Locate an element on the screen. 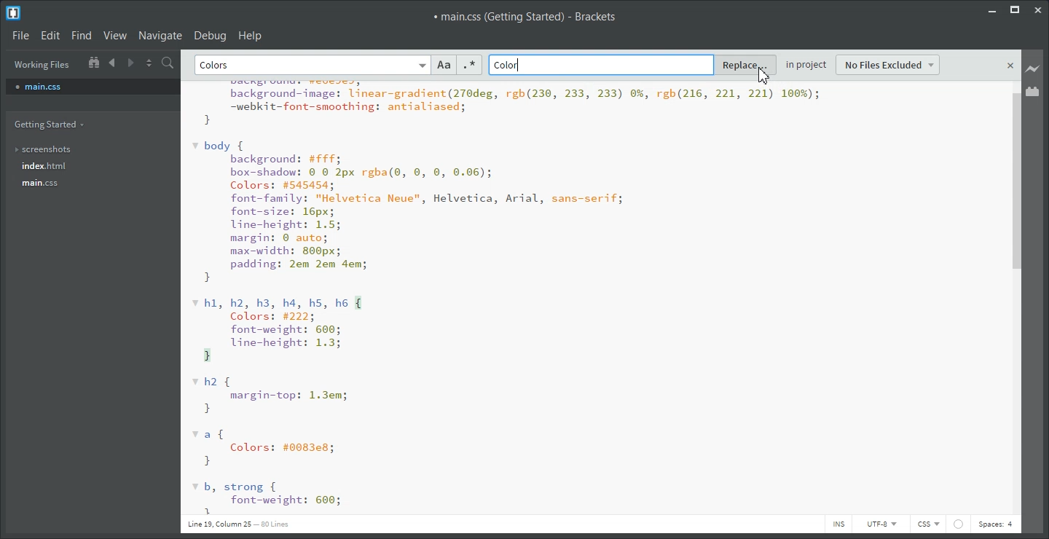 This screenshot has width=1049, height=539. dropdown is located at coordinates (420, 65).